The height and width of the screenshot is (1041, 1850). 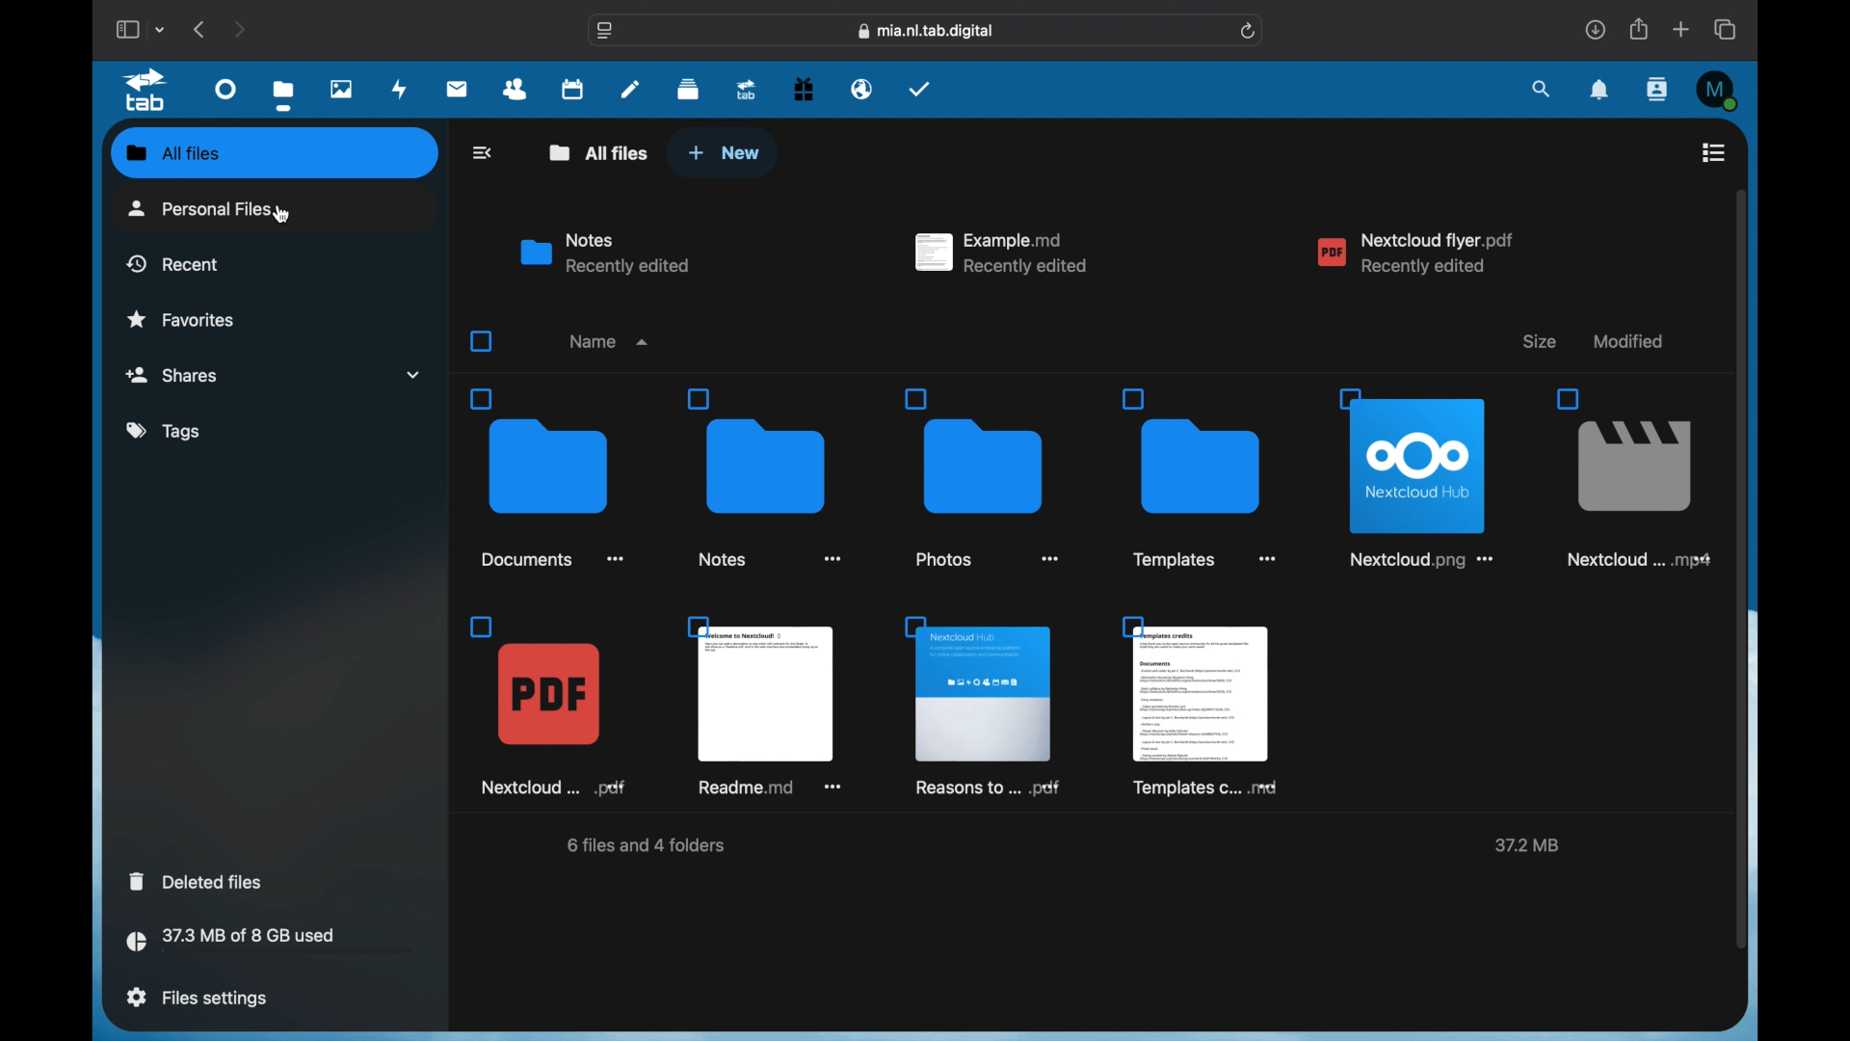 I want to click on favorites, so click(x=181, y=318).